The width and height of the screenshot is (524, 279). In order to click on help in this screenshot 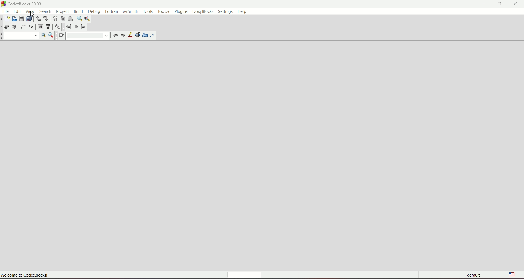, I will do `click(242, 12)`.